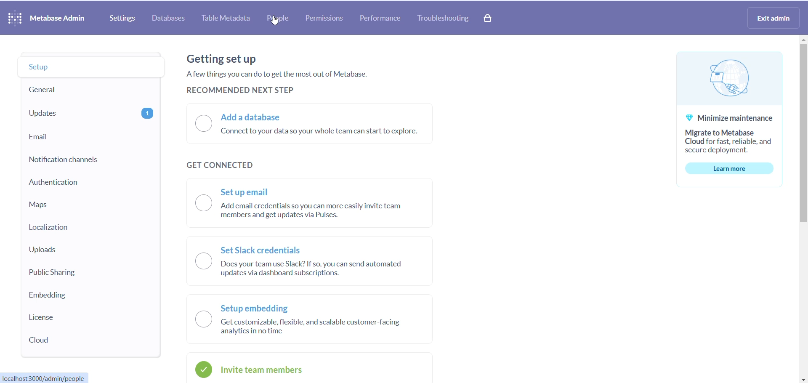 The image size is (808, 383). What do you see at coordinates (223, 167) in the screenshot?
I see `get connected` at bounding box center [223, 167].